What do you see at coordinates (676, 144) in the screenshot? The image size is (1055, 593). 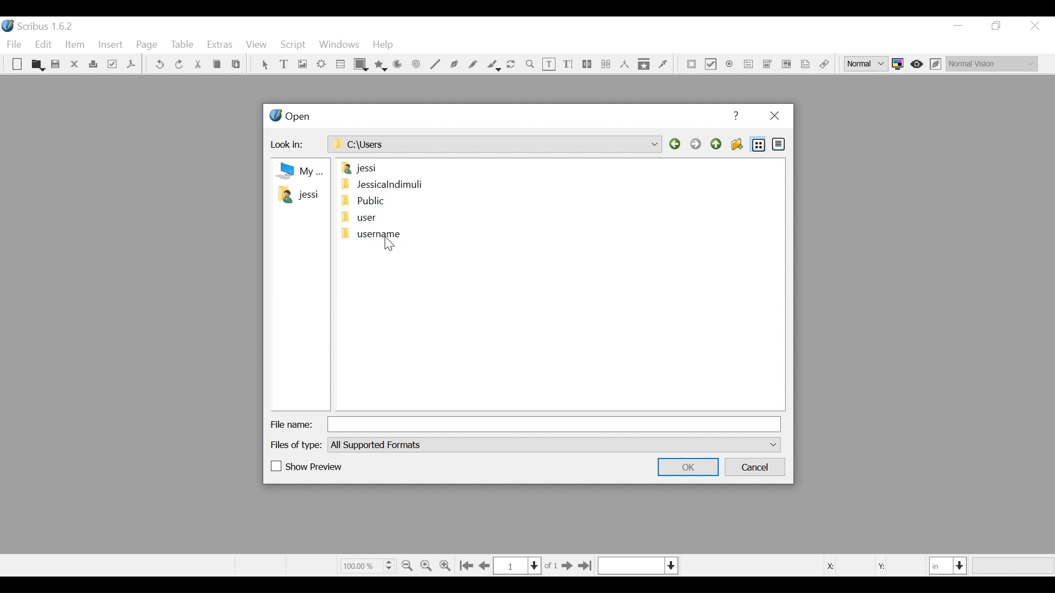 I see `Back` at bounding box center [676, 144].